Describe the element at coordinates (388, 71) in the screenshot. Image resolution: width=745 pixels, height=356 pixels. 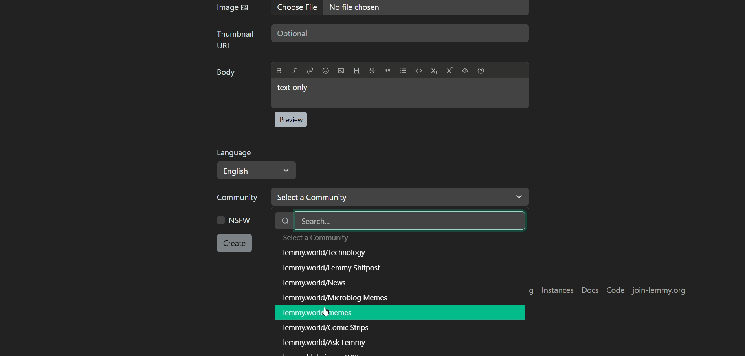
I see `Quote` at that location.